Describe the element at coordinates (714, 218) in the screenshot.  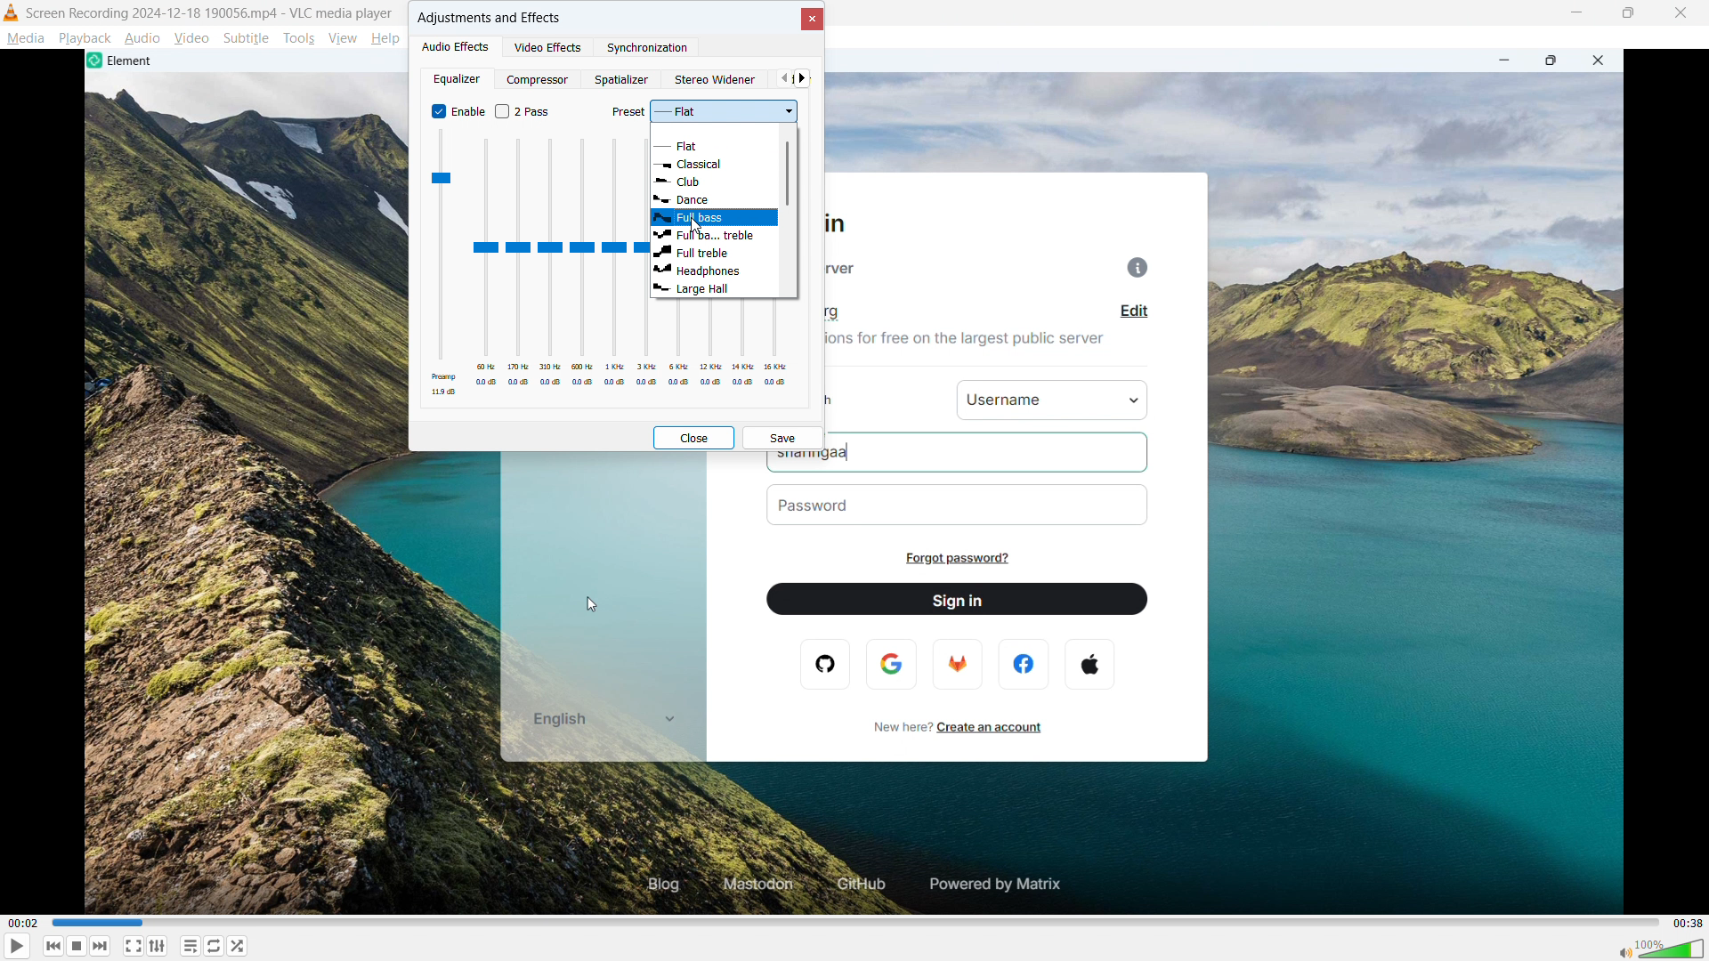
I see `Full bass ` at that location.